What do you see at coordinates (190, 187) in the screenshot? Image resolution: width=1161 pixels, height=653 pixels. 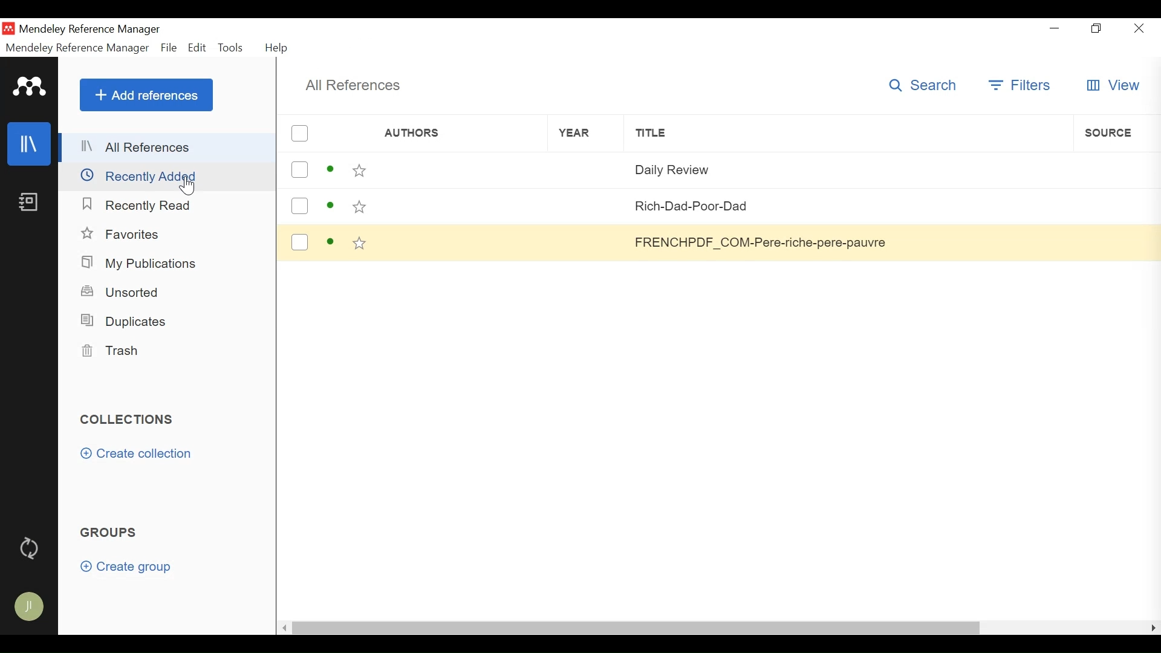 I see `Cursor on recently added ` at bounding box center [190, 187].